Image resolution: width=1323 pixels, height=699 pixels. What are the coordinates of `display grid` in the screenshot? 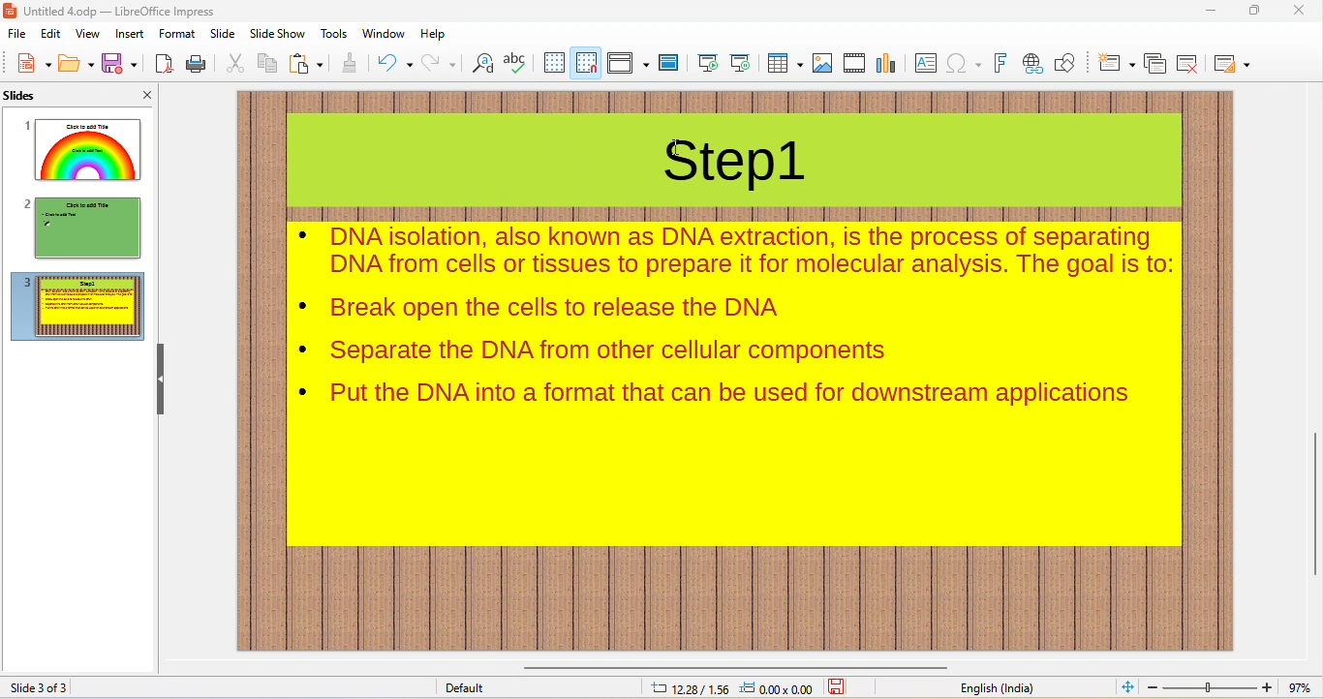 It's located at (552, 61).